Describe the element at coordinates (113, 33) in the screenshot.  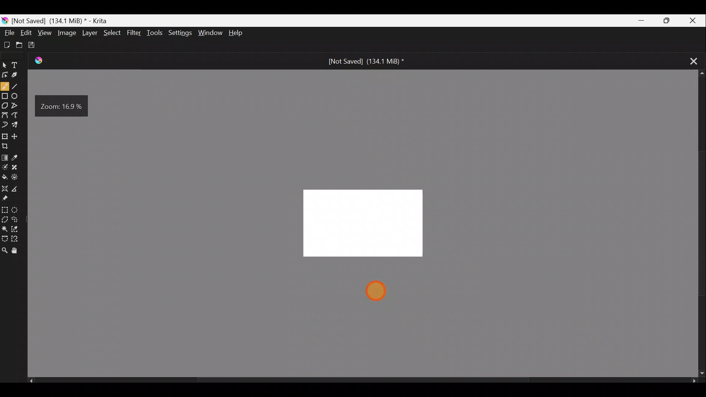
I see `Select` at that location.